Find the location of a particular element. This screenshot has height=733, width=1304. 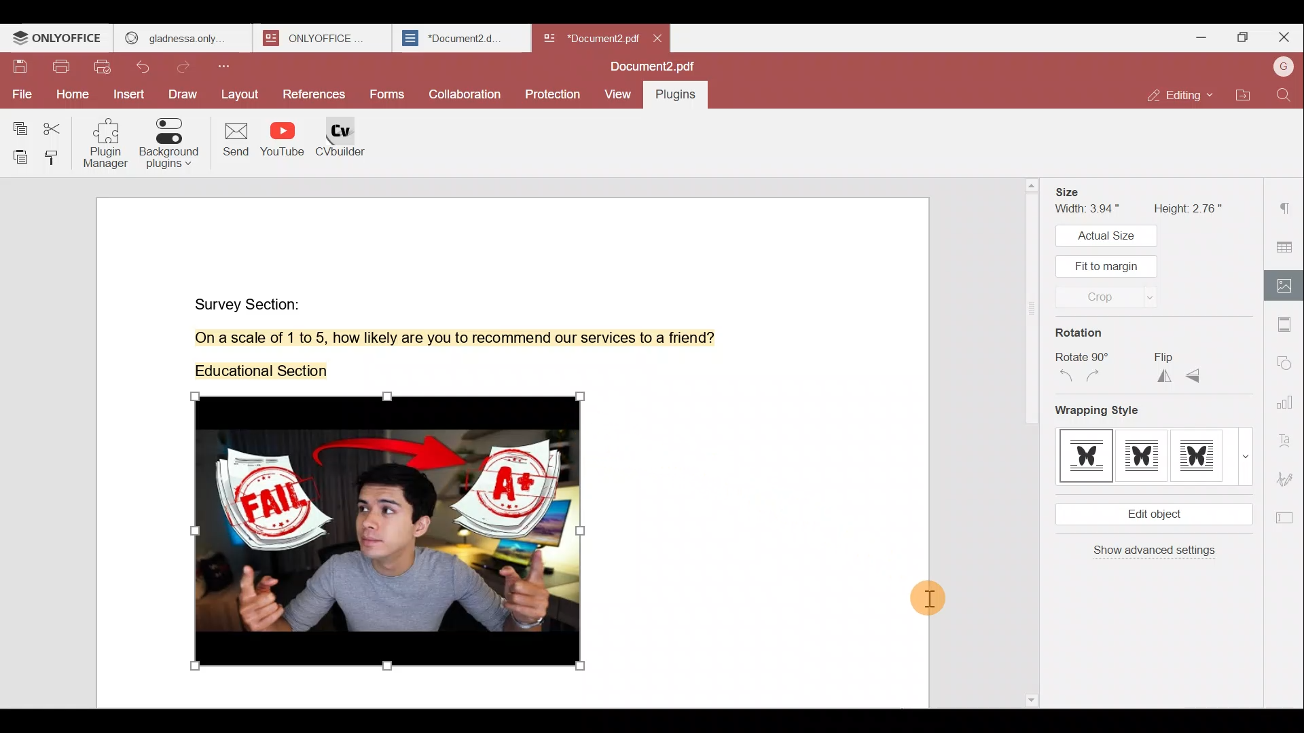

Image settings is located at coordinates (1289, 288).